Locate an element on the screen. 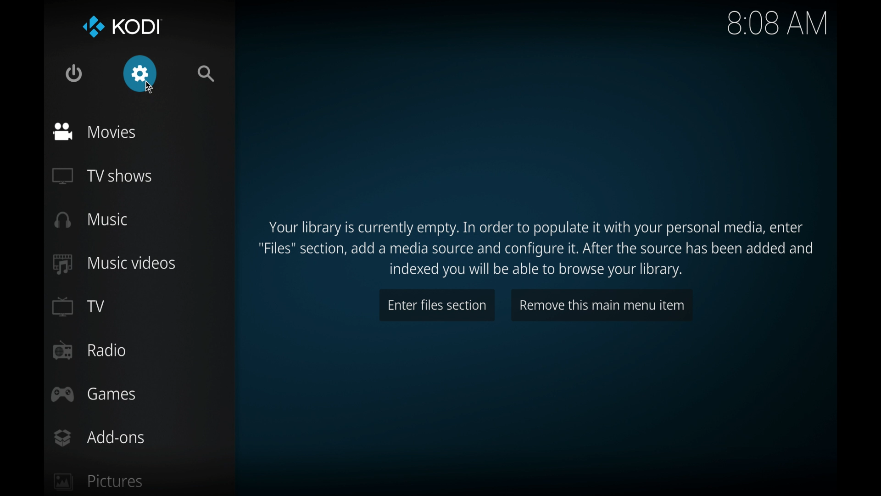 This screenshot has width=881, height=496. enter files section is located at coordinates (437, 305).